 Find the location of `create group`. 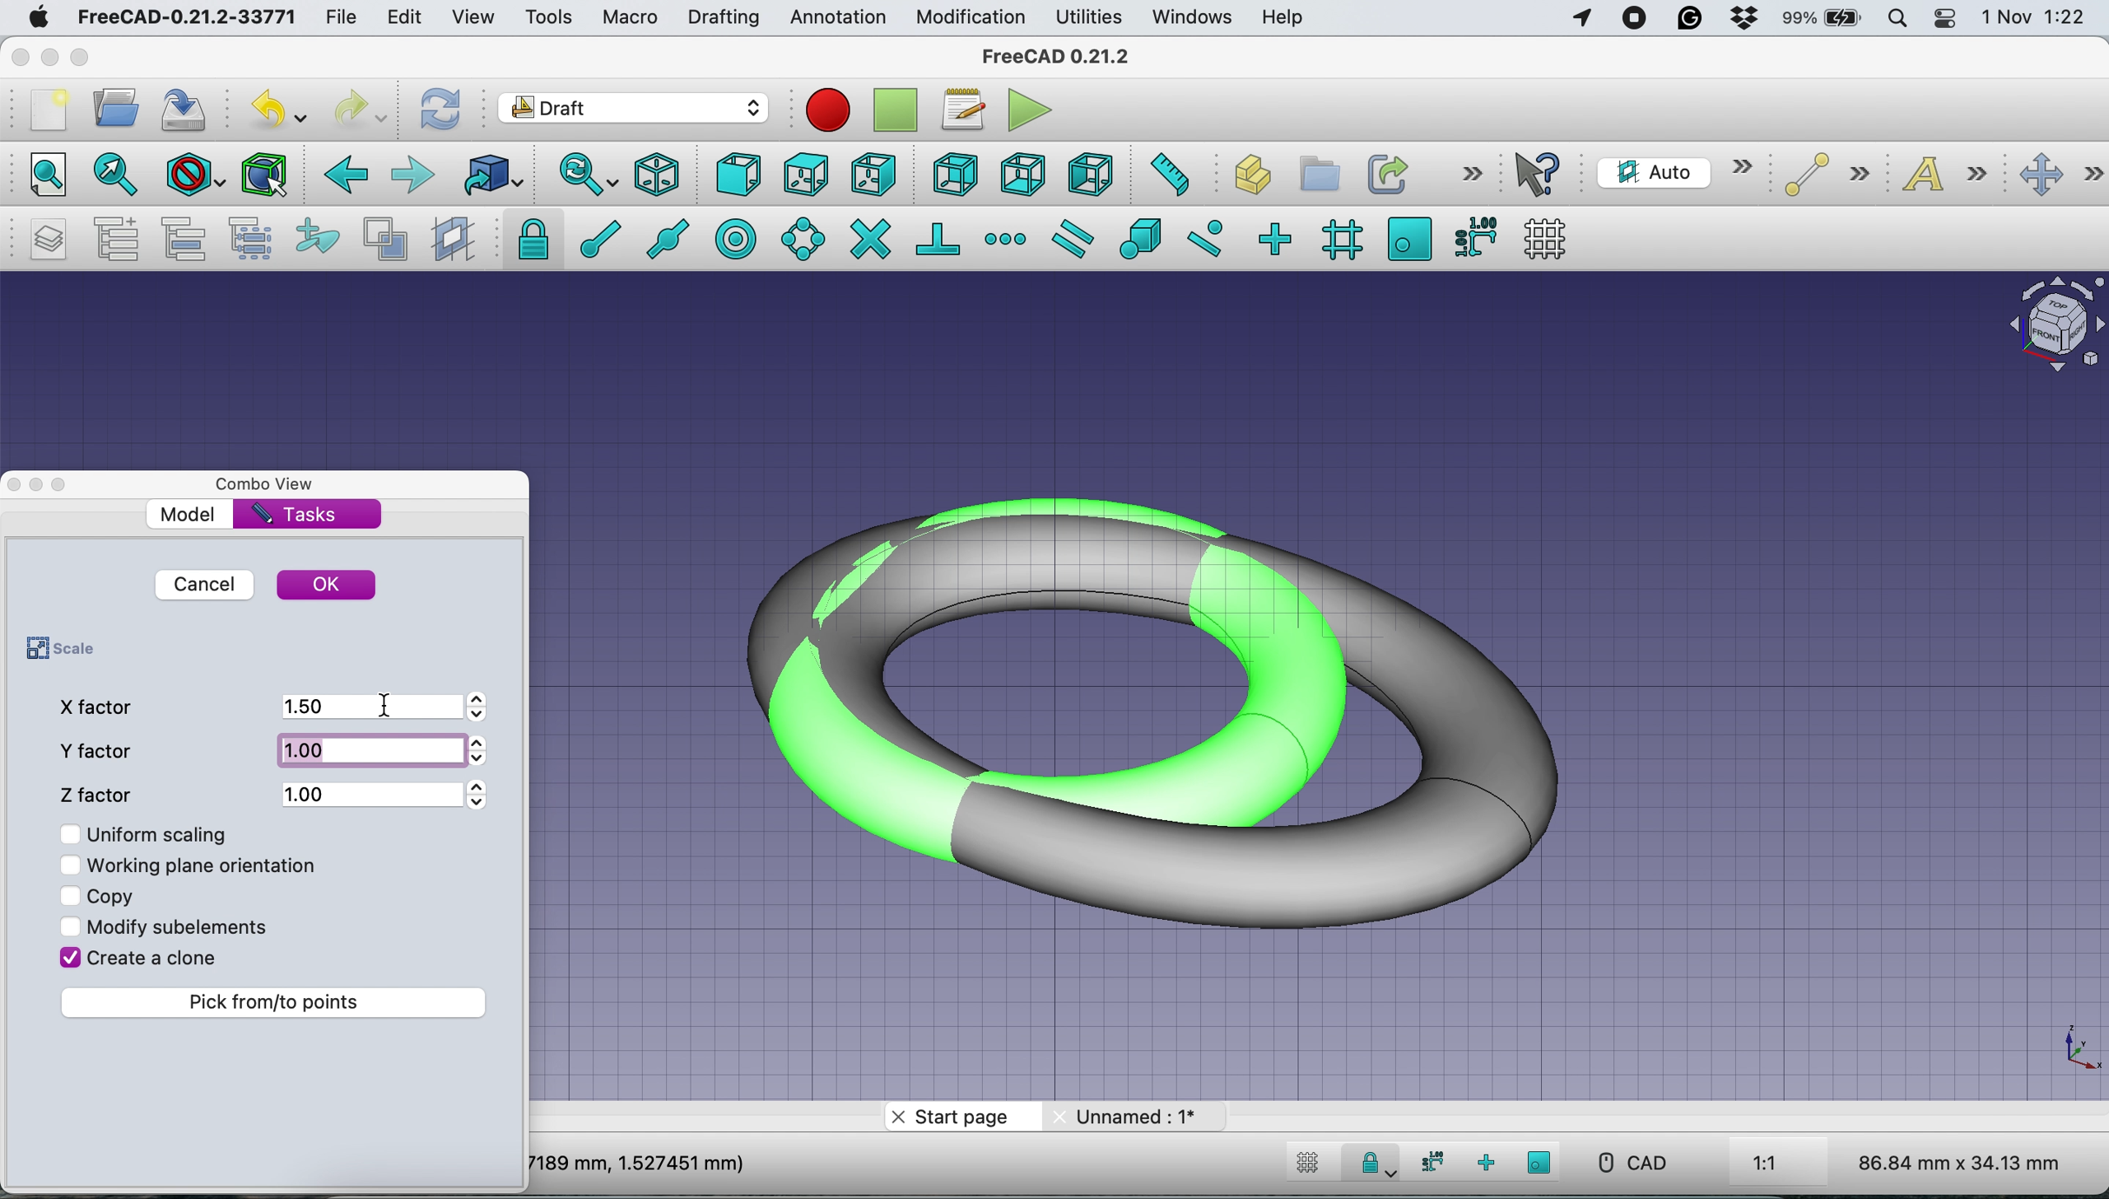

create group is located at coordinates (1315, 171).